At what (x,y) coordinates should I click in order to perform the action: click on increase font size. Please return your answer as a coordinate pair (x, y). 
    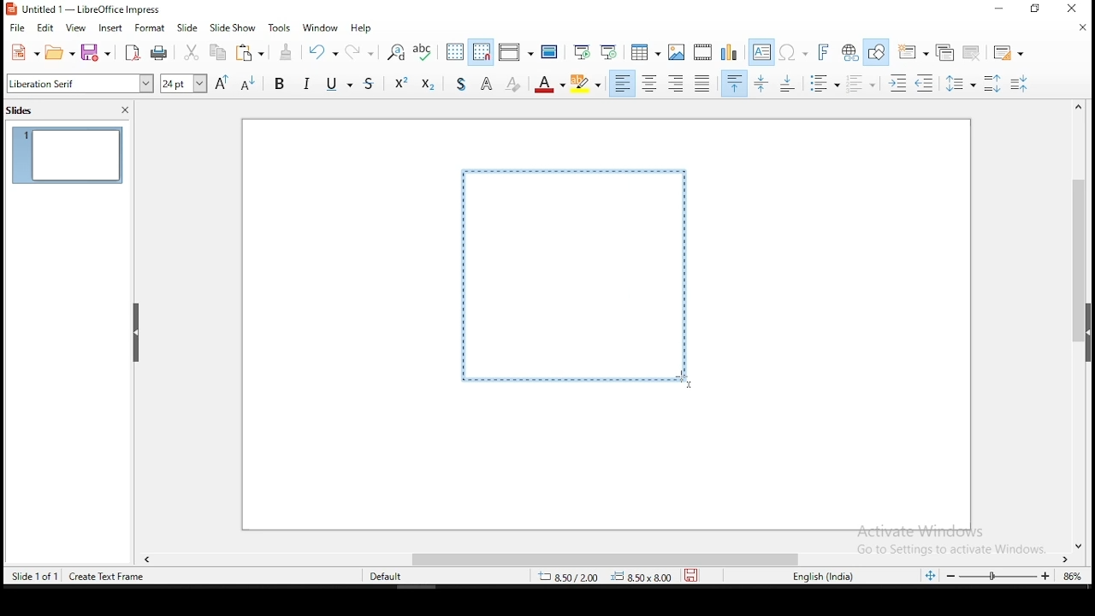
    Looking at the image, I should click on (222, 83).